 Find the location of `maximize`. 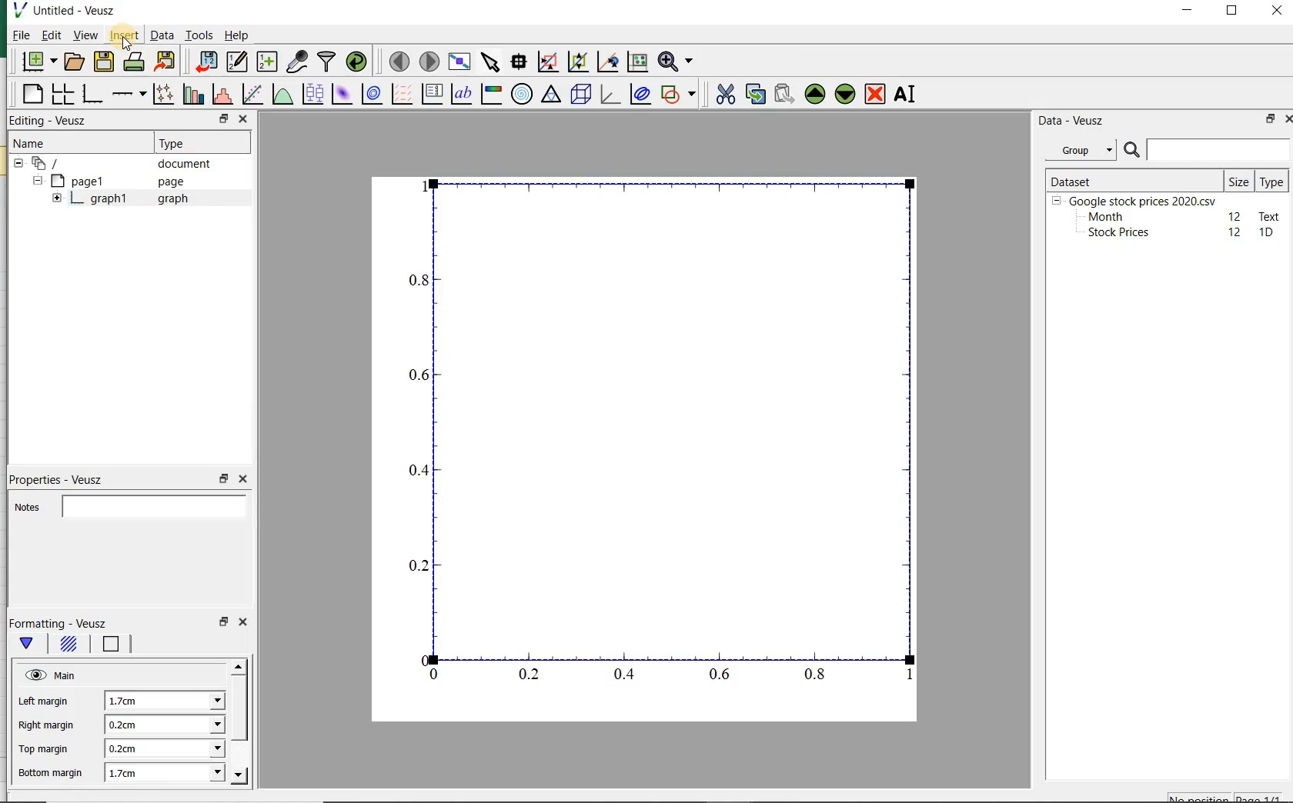

maximize is located at coordinates (1235, 12).